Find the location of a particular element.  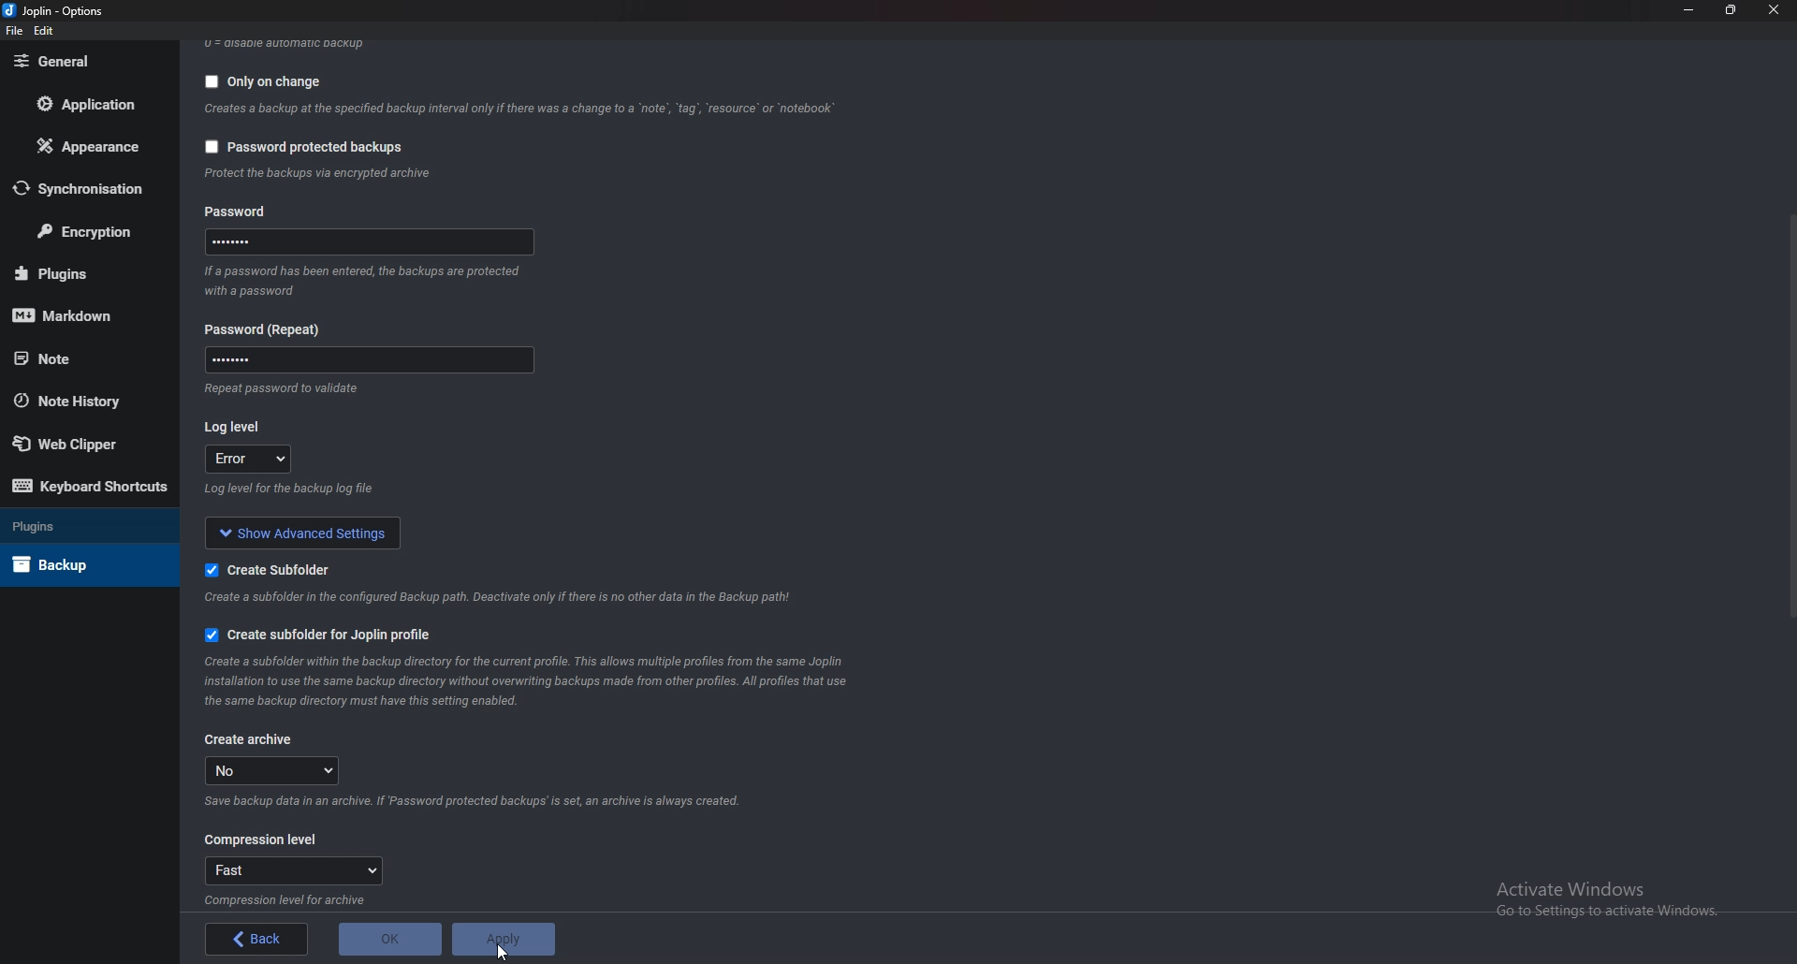

Create sub folder is located at coordinates (273, 571).